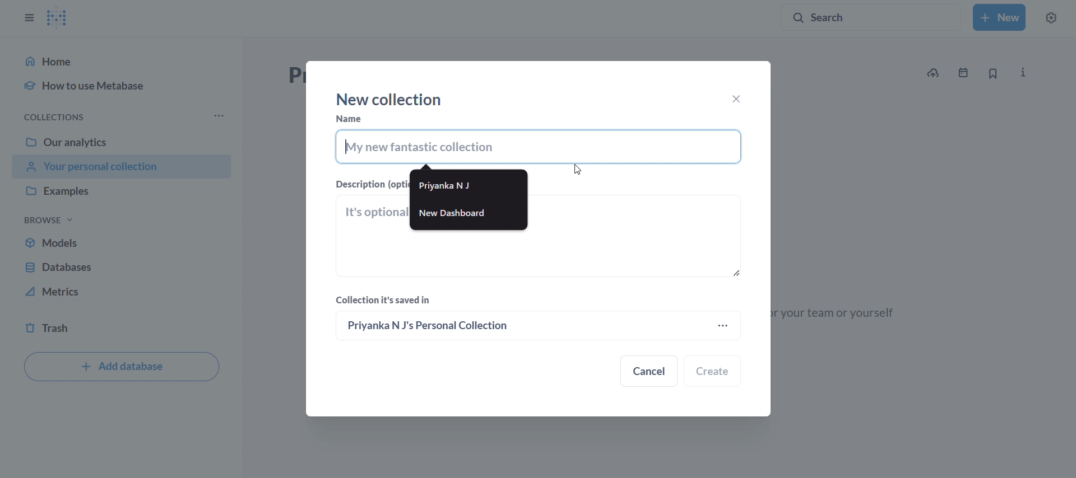 Image resolution: width=1076 pixels, height=478 pixels. Describe the element at coordinates (538, 147) in the screenshot. I see `name field` at that location.